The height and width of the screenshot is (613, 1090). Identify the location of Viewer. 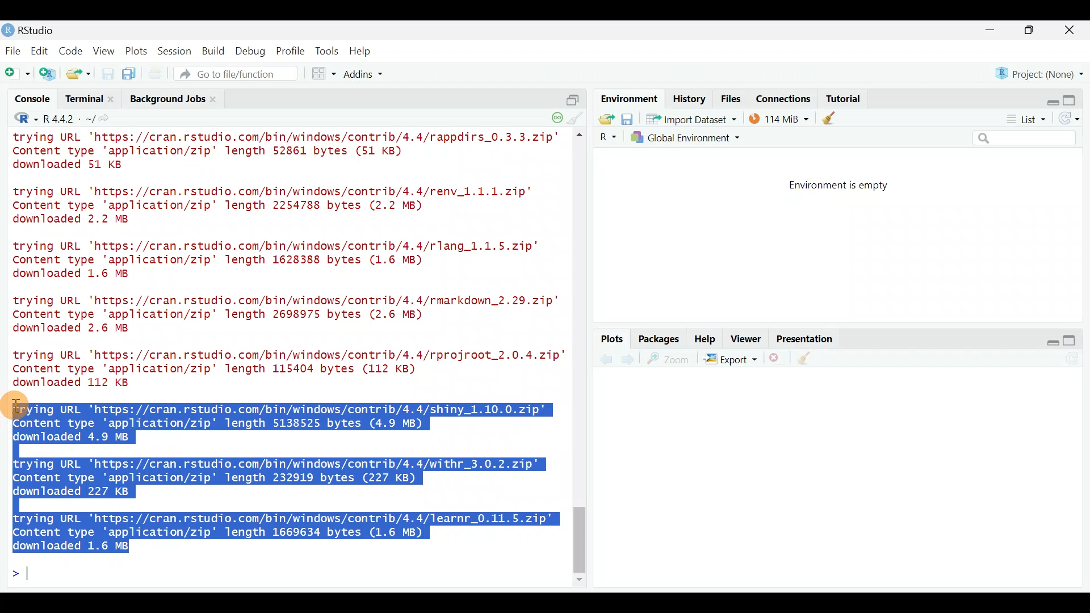
(746, 340).